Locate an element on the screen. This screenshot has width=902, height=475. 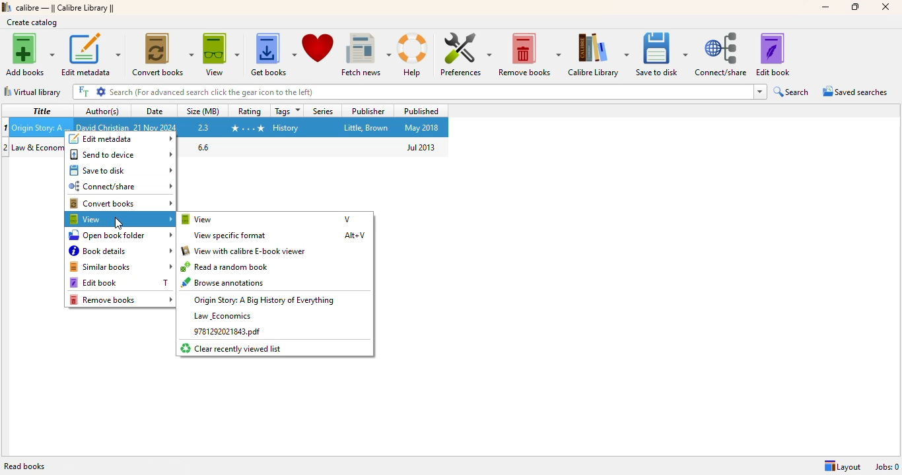
remove books is located at coordinates (121, 300).